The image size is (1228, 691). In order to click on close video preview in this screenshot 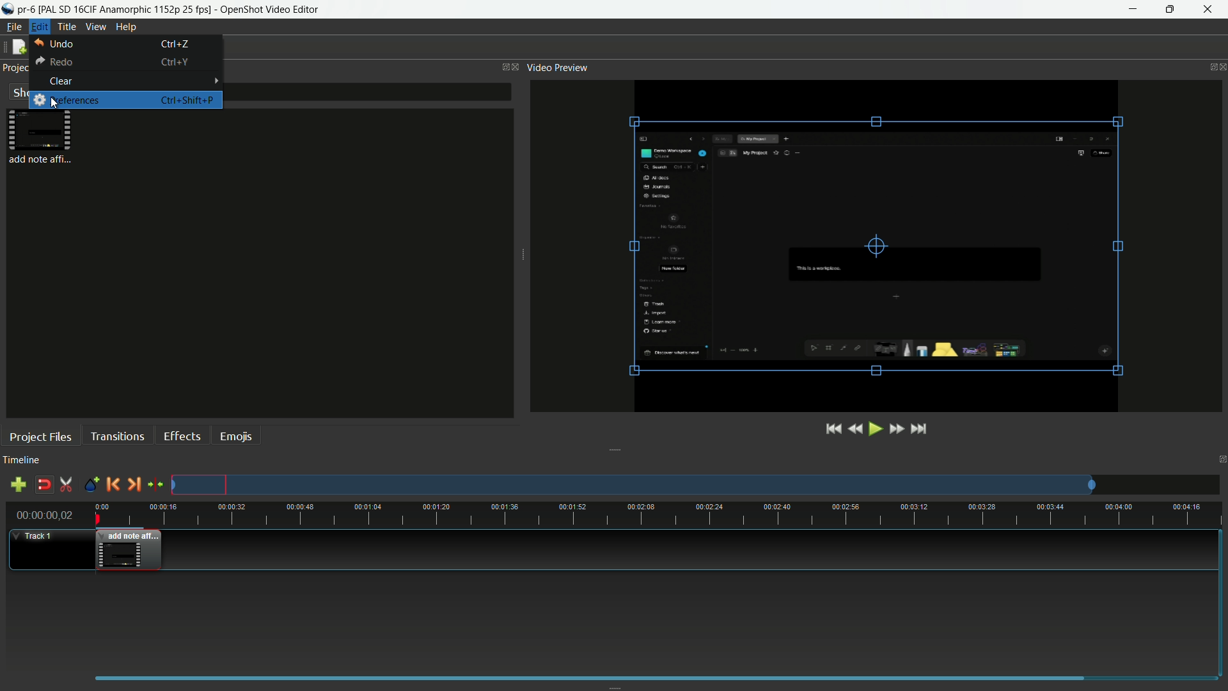, I will do `click(1223, 67)`.